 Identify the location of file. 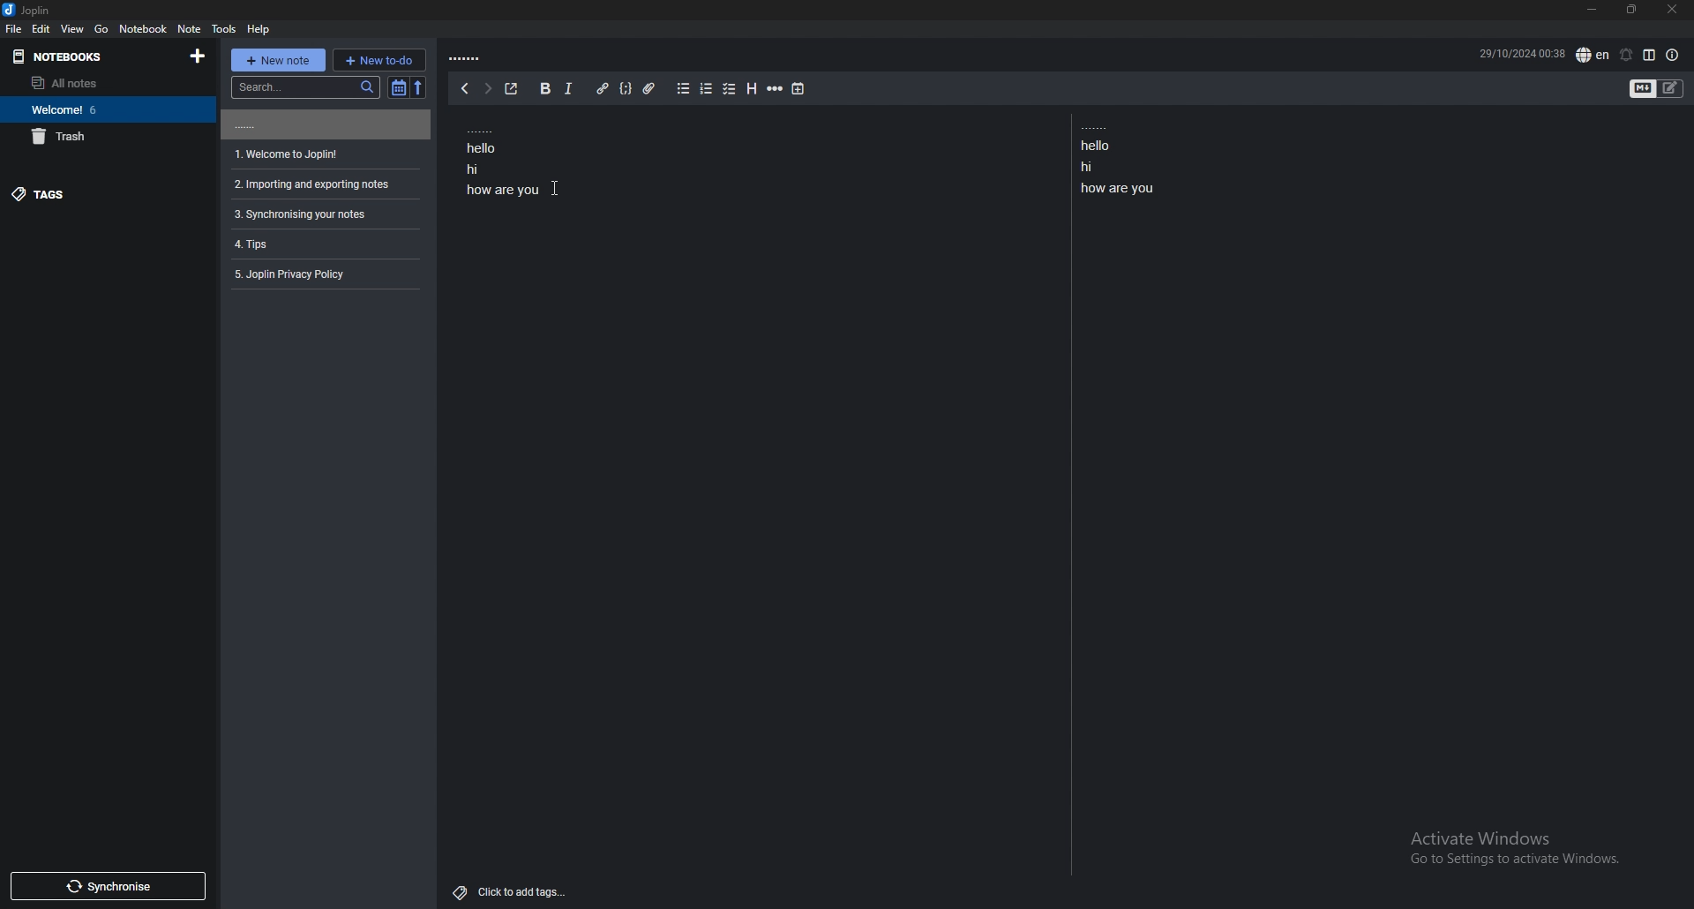
(15, 29).